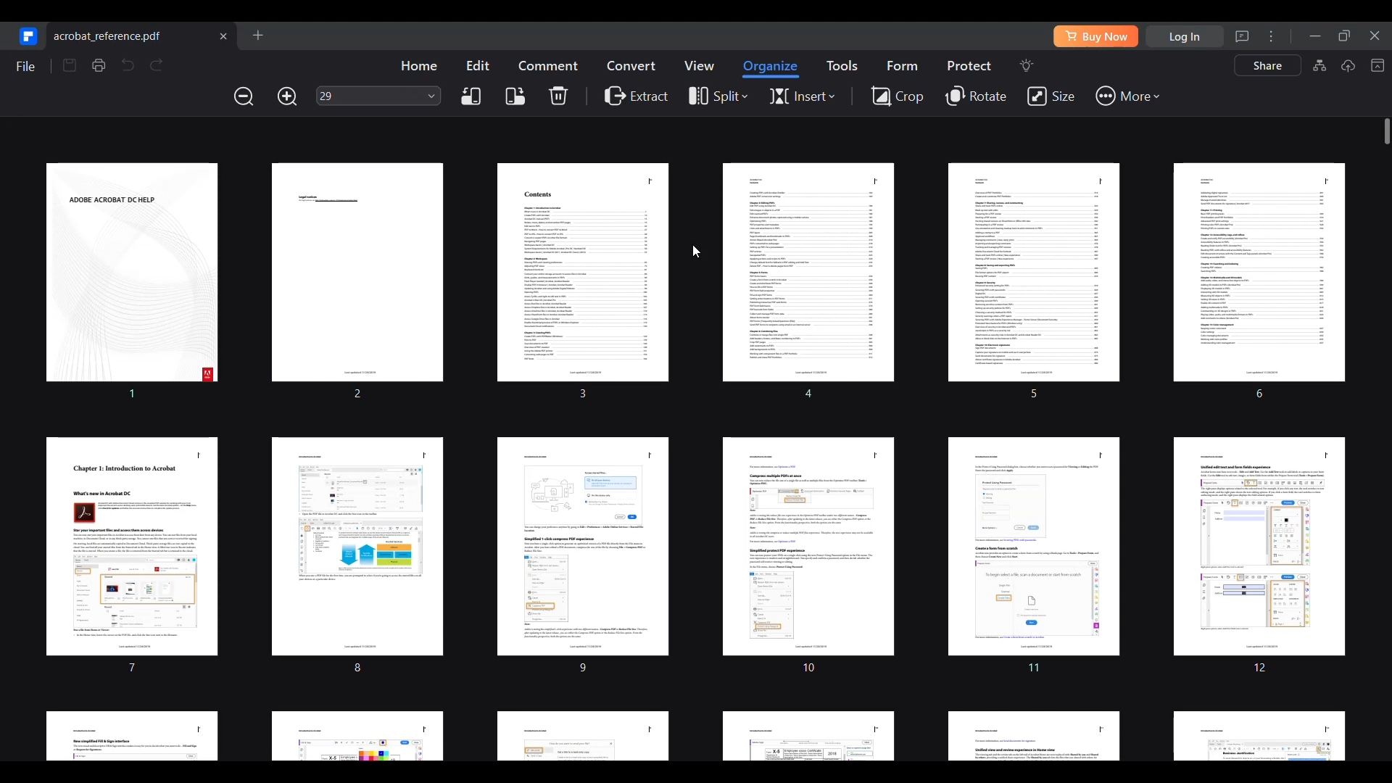 The width and height of the screenshot is (1392, 783). Describe the element at coordinates (143, 35) in the screenshot. I see `Current open file` at that location.